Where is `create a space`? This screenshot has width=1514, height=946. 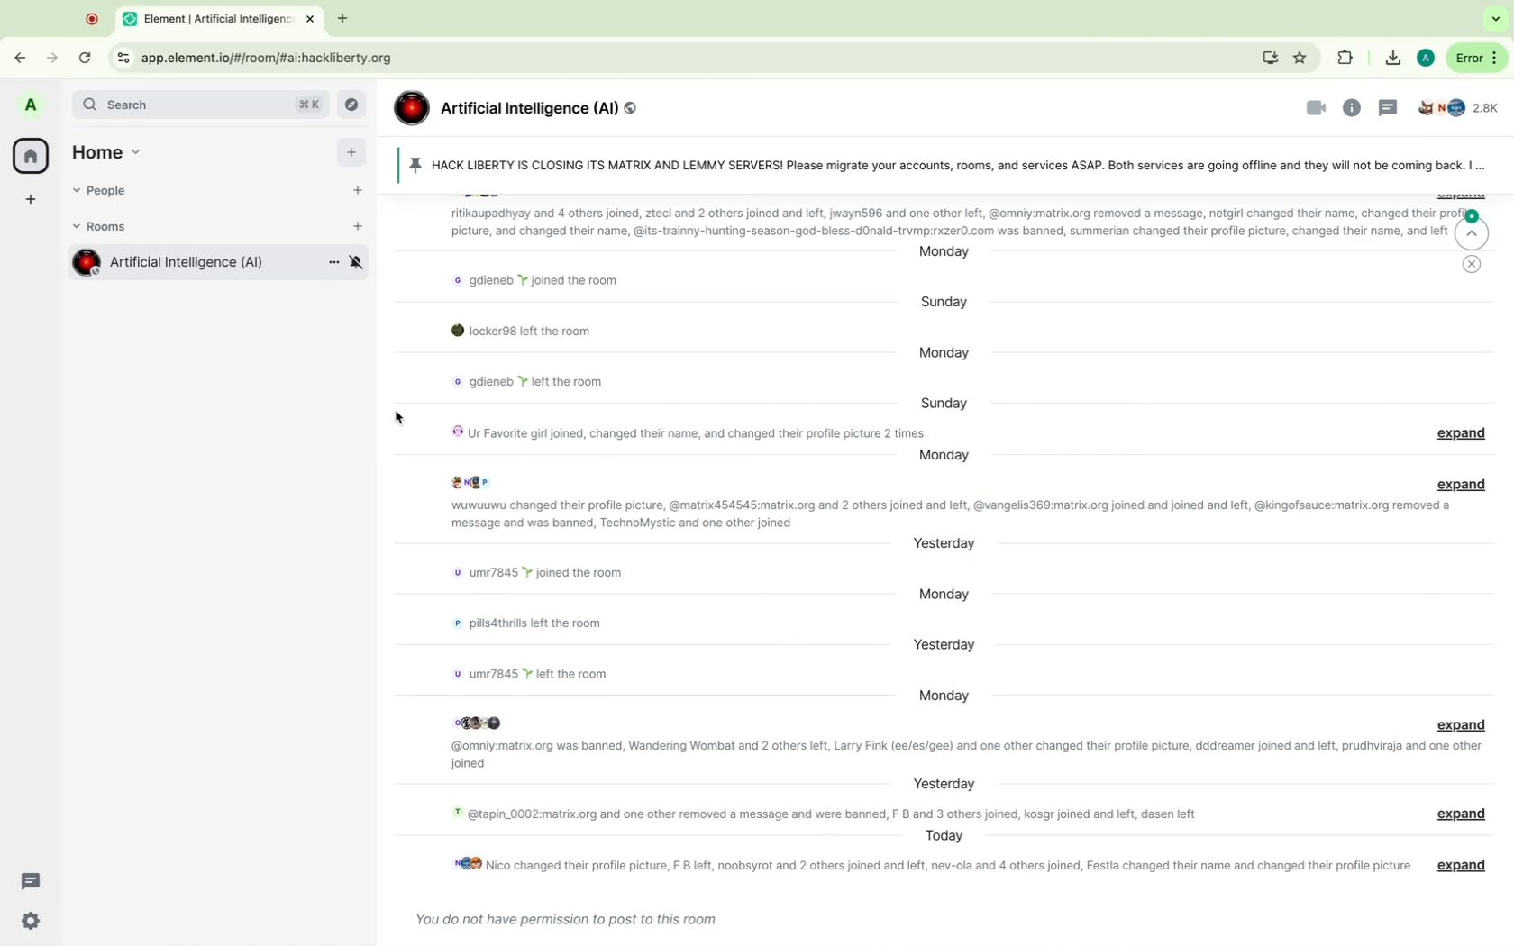
create a space is located at coordinates (31, 198).